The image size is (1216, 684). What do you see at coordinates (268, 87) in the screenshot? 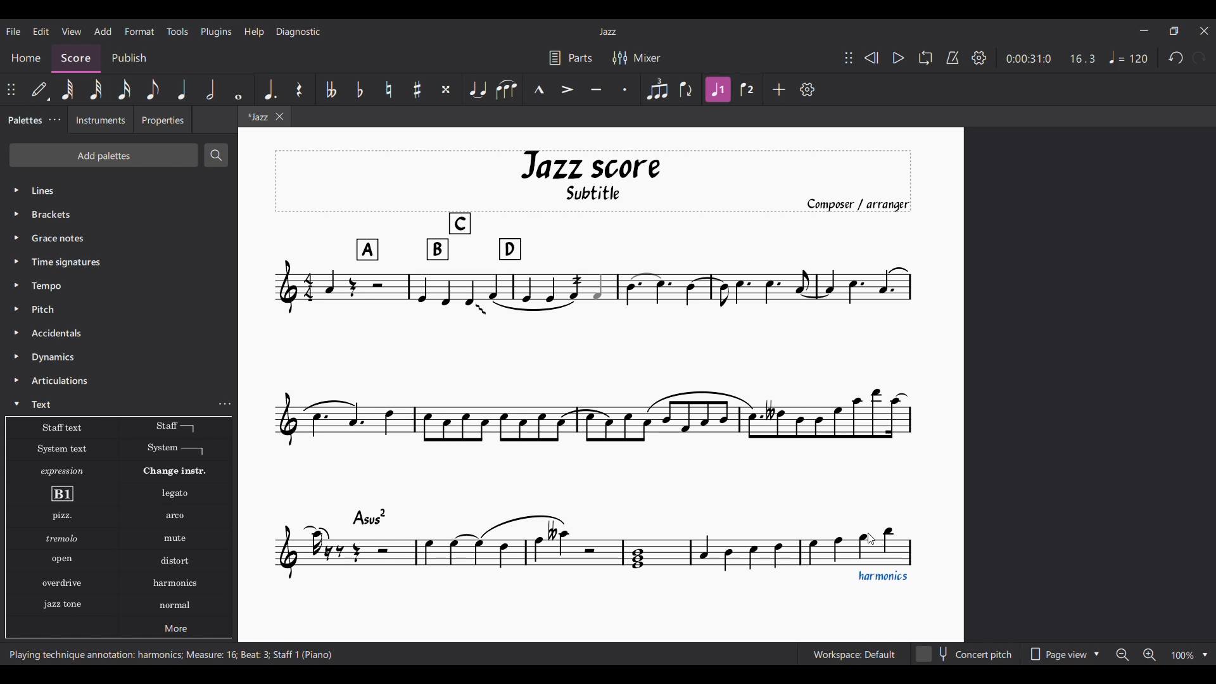
I see `Augmentation dot` at bounding box center [268, 87].